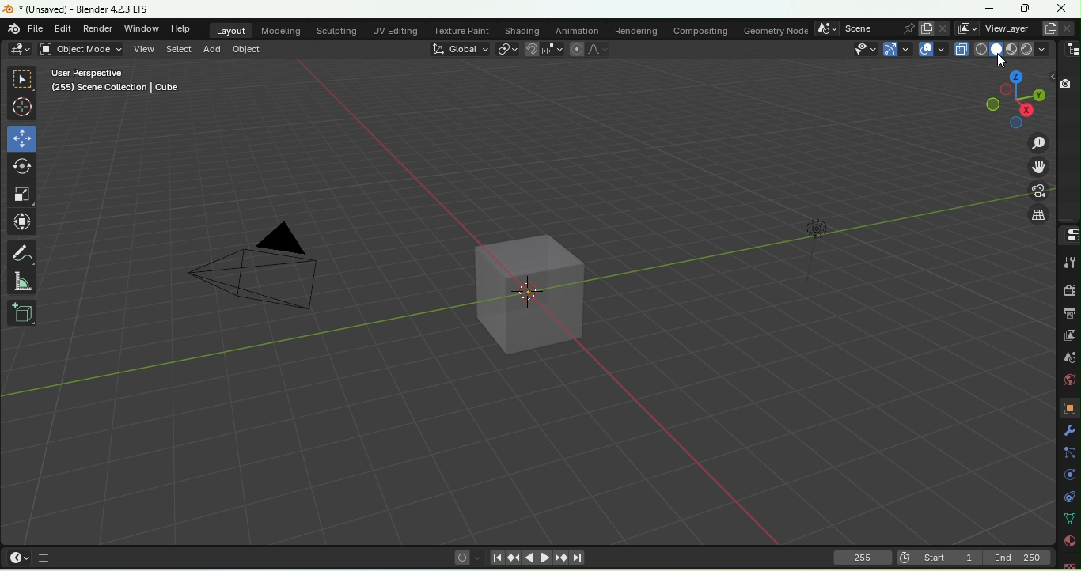 The height and width of the screenshot is (571, 1081). Describe the element at coordinates (22, 166) in the screenshot. I see `Rotate` at that location.